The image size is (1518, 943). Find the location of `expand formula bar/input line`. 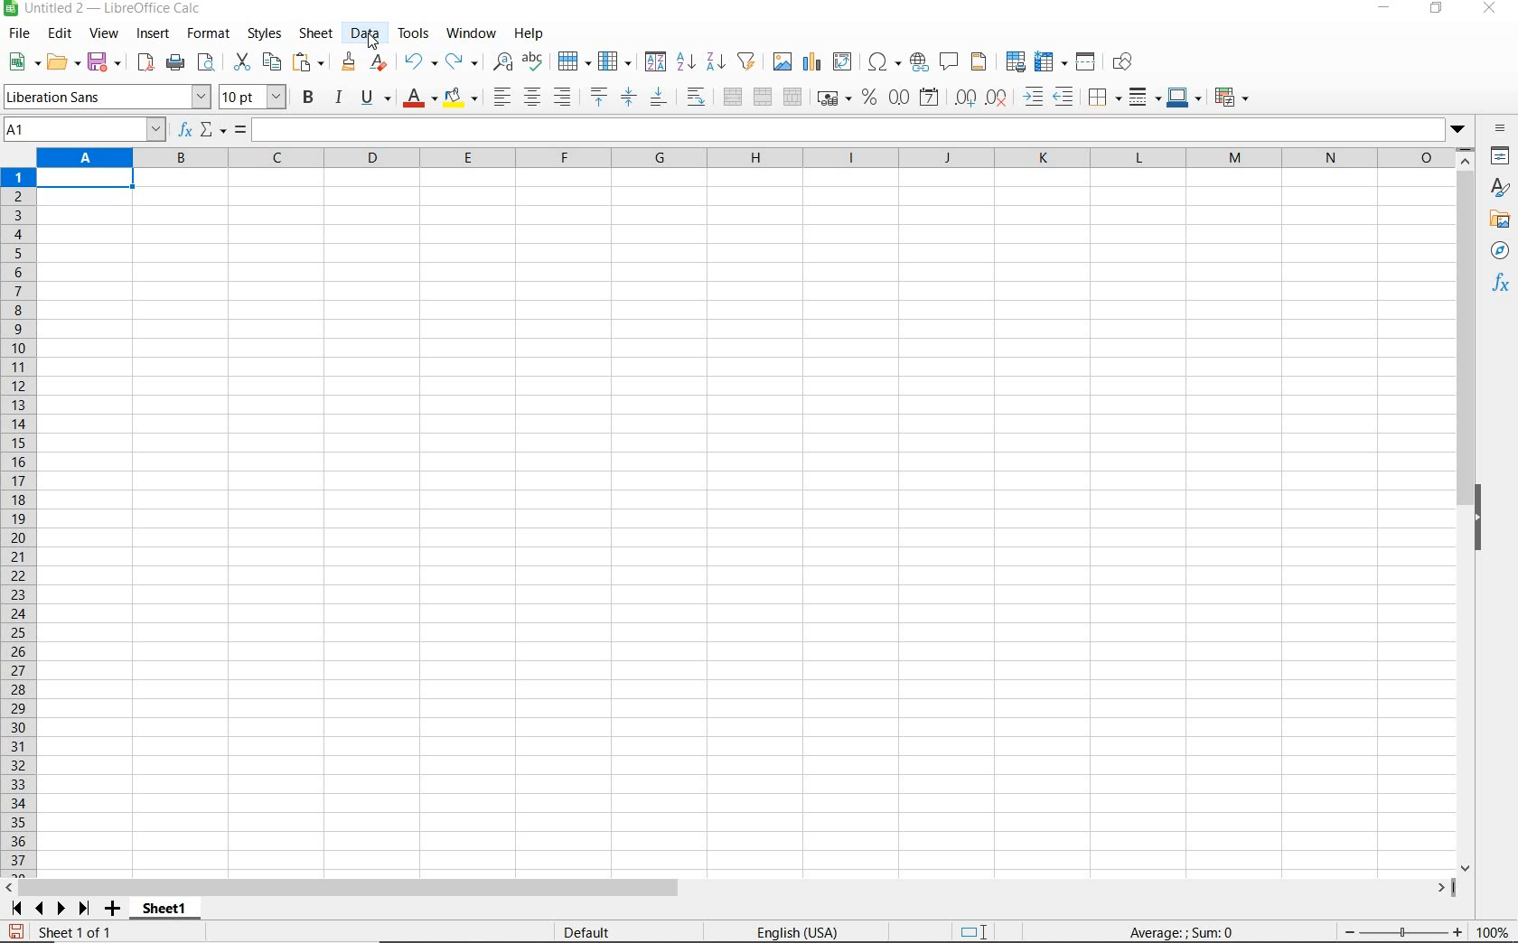

expand formula bar/input line is located at coordinates (848, 131).